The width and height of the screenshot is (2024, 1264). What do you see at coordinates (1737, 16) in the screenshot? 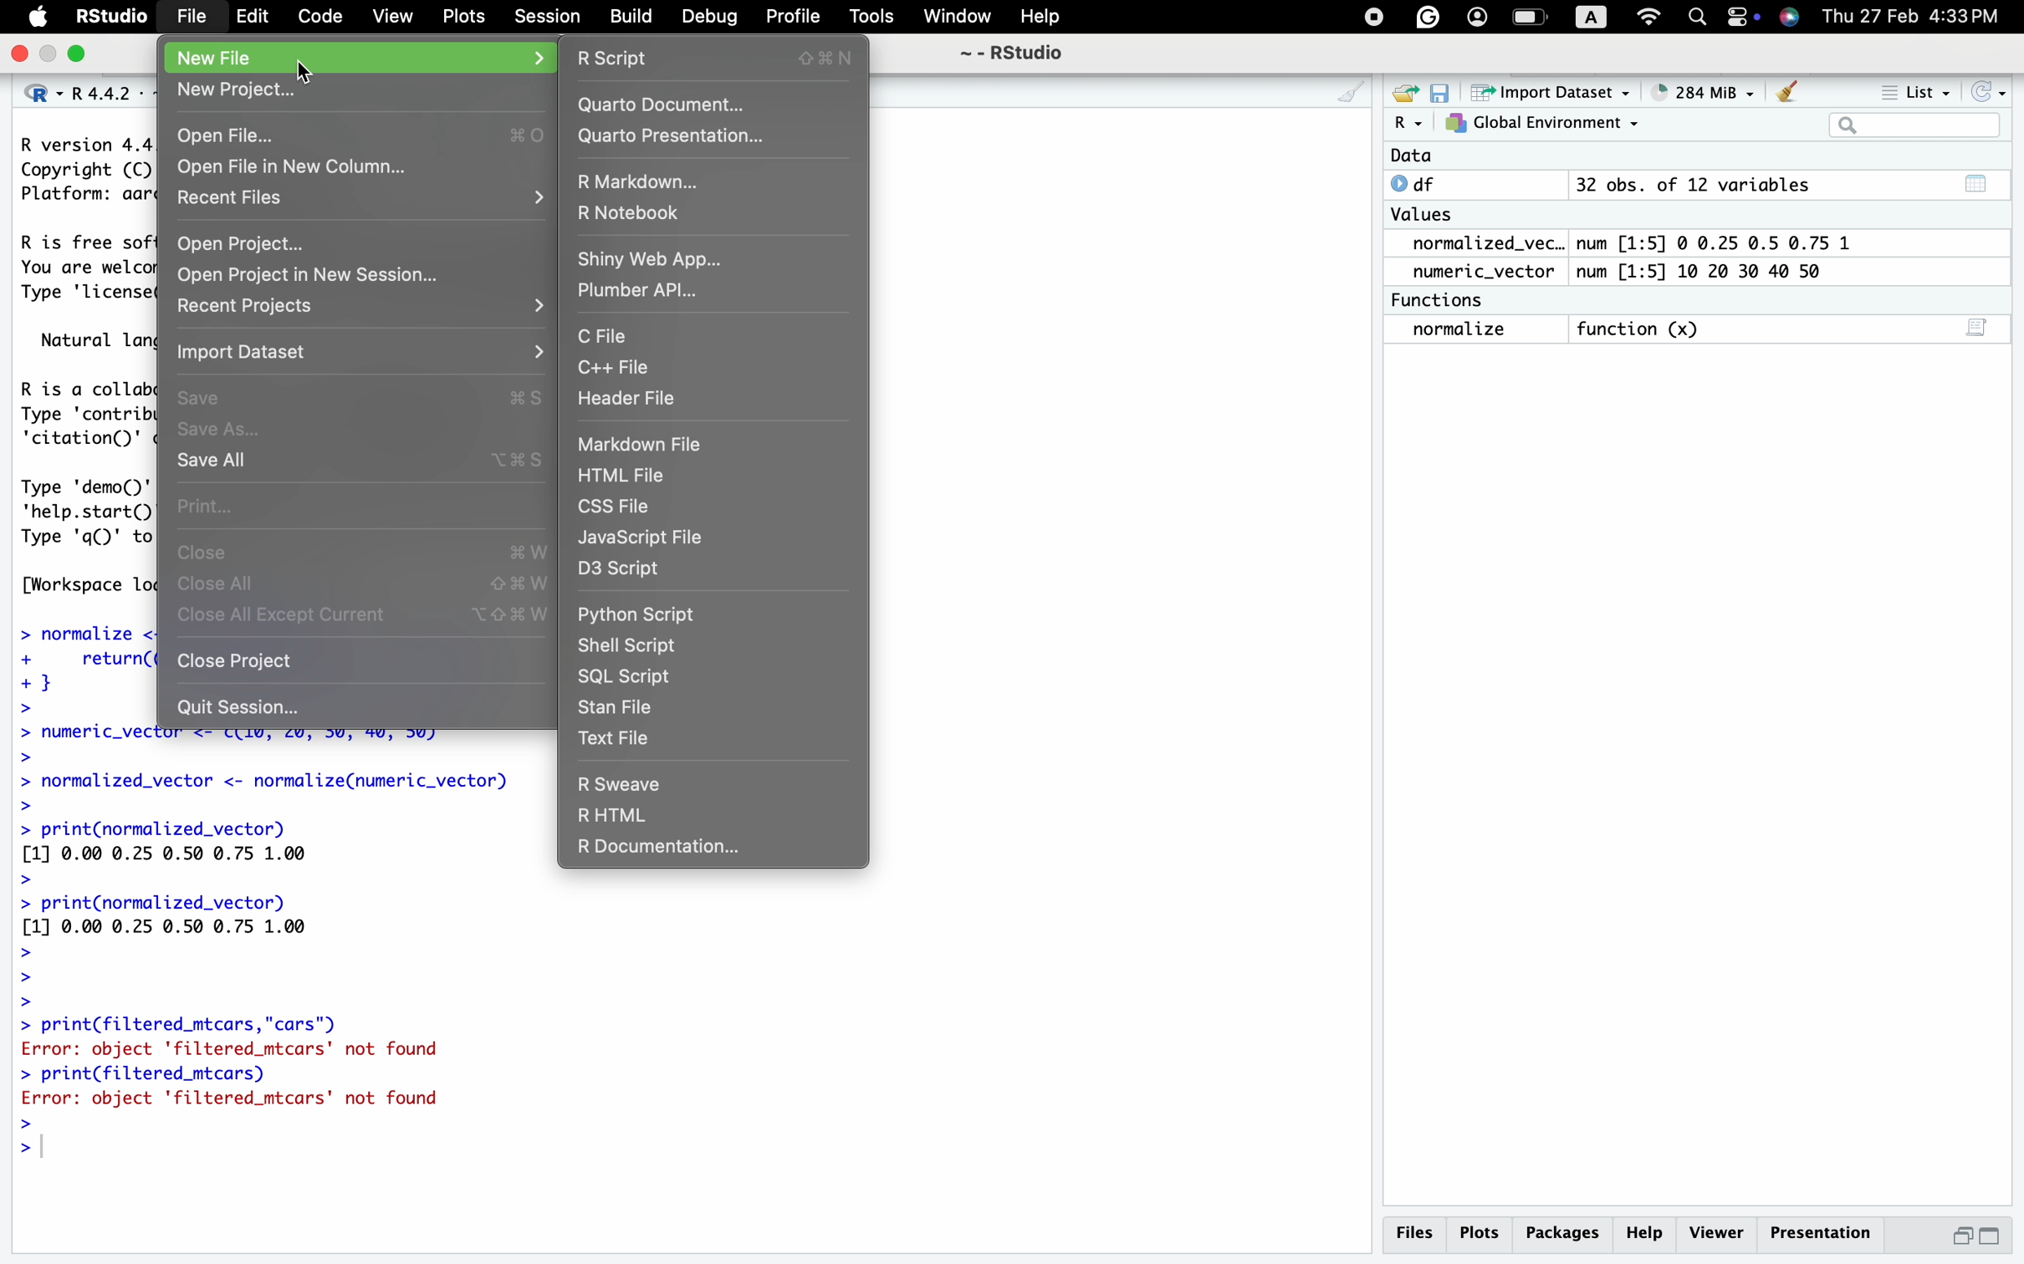
I see `battery` at bounding box center [1737, 16].